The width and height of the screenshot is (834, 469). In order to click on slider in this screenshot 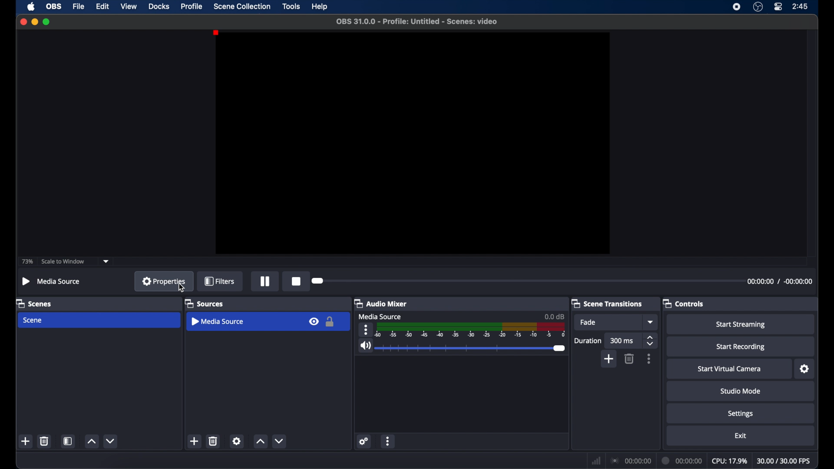, I will do `click(525, 281)`.